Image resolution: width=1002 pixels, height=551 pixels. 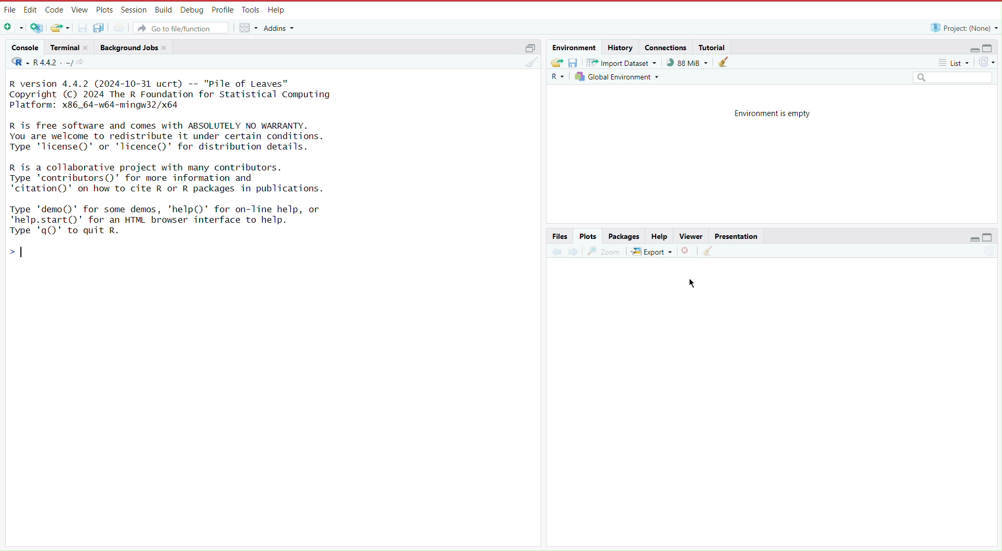 I want to click on R version 4.4.2 (2024-10-51 ucrt) -- "Pile of Leaves"
Copyright (C) 2024 The R Foundation for Statistical Computing
Platform: x86_64-w64-mingw32/x64

R is free software and comes with ABSOLUTELY NO WARRANTY.
You are welcome to redistribute it under certain conditions.
Type 'Ticense()' or 'licence(D' for distribution details.

R is a collaborative project with many contributors.

Type 'contributors()' for more information and

‘citation()' on how to cite R or R packages in publications.
Type 'demo()' for some demos, 'help()' for on-line help, or
'help.start()' for an HTML browser interface to help.

Type 'qQ)' to quit R., so click(x=188, y=158).